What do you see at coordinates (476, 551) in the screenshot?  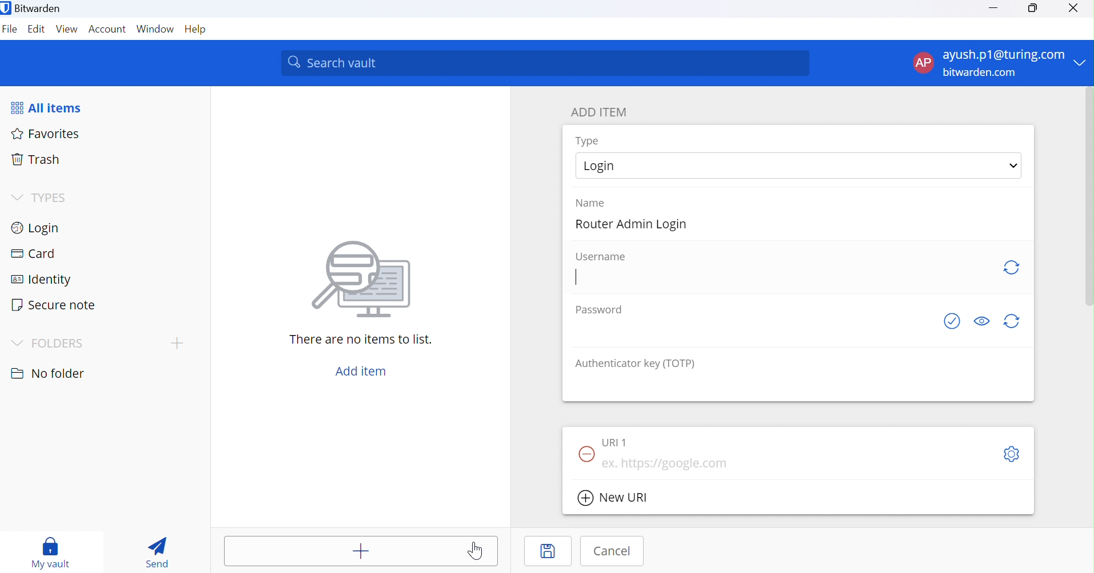 I see `Cursor` at bounding box center [476, 551].